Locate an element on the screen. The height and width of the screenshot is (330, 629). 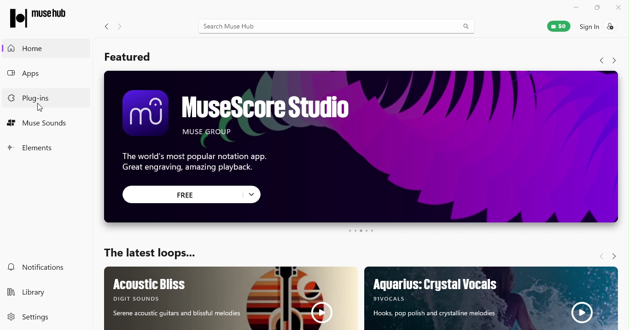
Sign in is located at coordinates (602, 28).